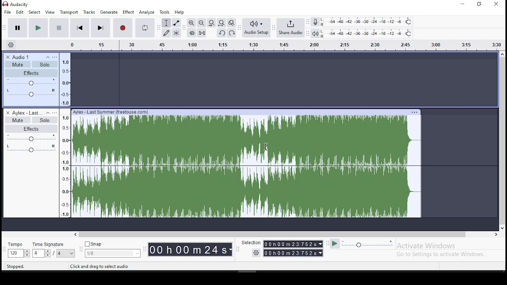 Image resolution: width=507 pixels, height=285 pixels. Describe the element at coordinates (191, 23) in the screenshot. I see `zoom in` at that location.